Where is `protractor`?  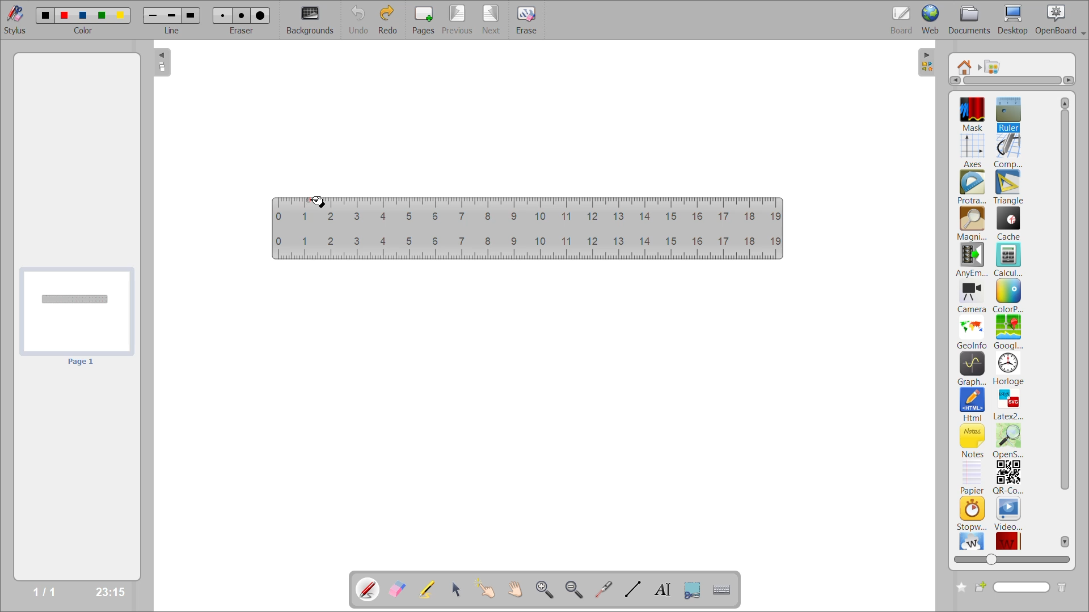
protractor is located at coordinates (972, 188).